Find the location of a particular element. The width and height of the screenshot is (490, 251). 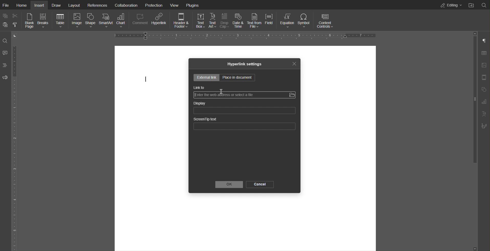

slider is located at coordinates (472, 108).